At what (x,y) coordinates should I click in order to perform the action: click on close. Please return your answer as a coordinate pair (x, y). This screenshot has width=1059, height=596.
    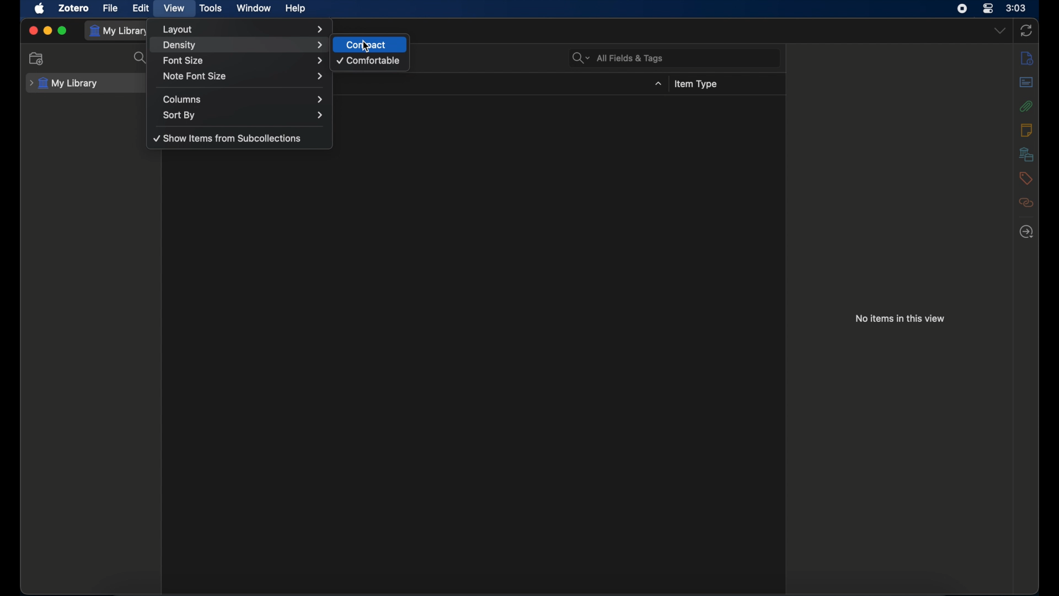
    Looking at the image, I should click on (34, 30).